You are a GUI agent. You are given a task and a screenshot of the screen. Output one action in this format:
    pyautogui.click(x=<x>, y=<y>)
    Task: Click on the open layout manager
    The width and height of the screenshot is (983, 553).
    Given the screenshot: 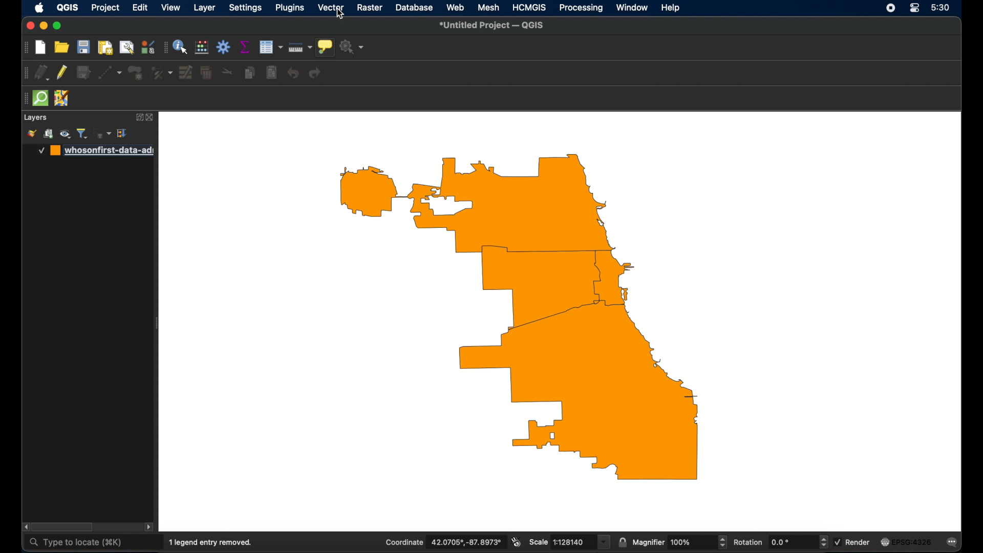 What is the action you would take?
    pyautogui.click(x=127, y=47)
    